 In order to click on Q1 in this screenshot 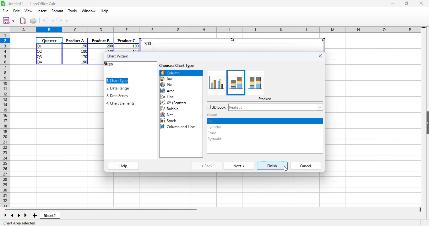, I will do `click(39, 46)`.